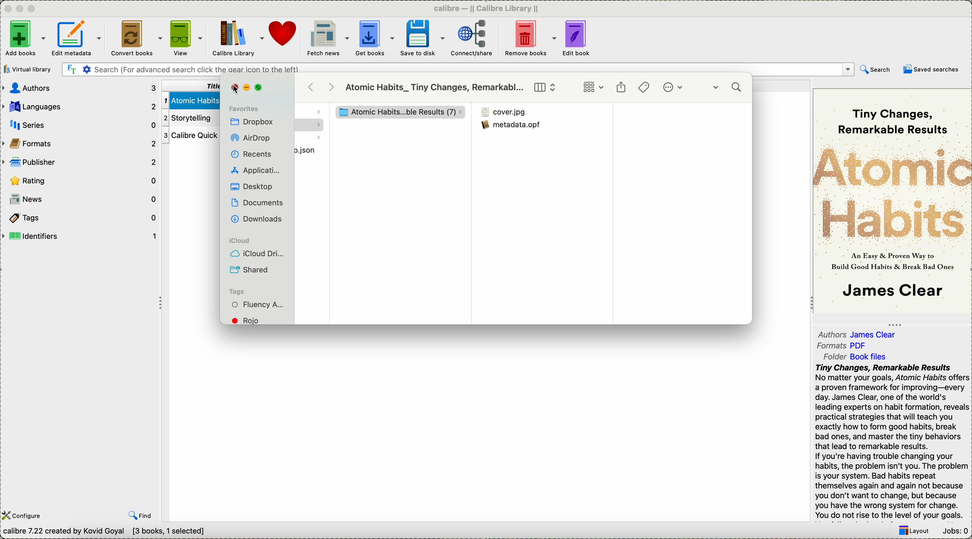 The image size is (972, 539). What do you see at coordinates (322, 87) in the screenshot?
I see `navigate arrows` at bounding box center [322, 87].